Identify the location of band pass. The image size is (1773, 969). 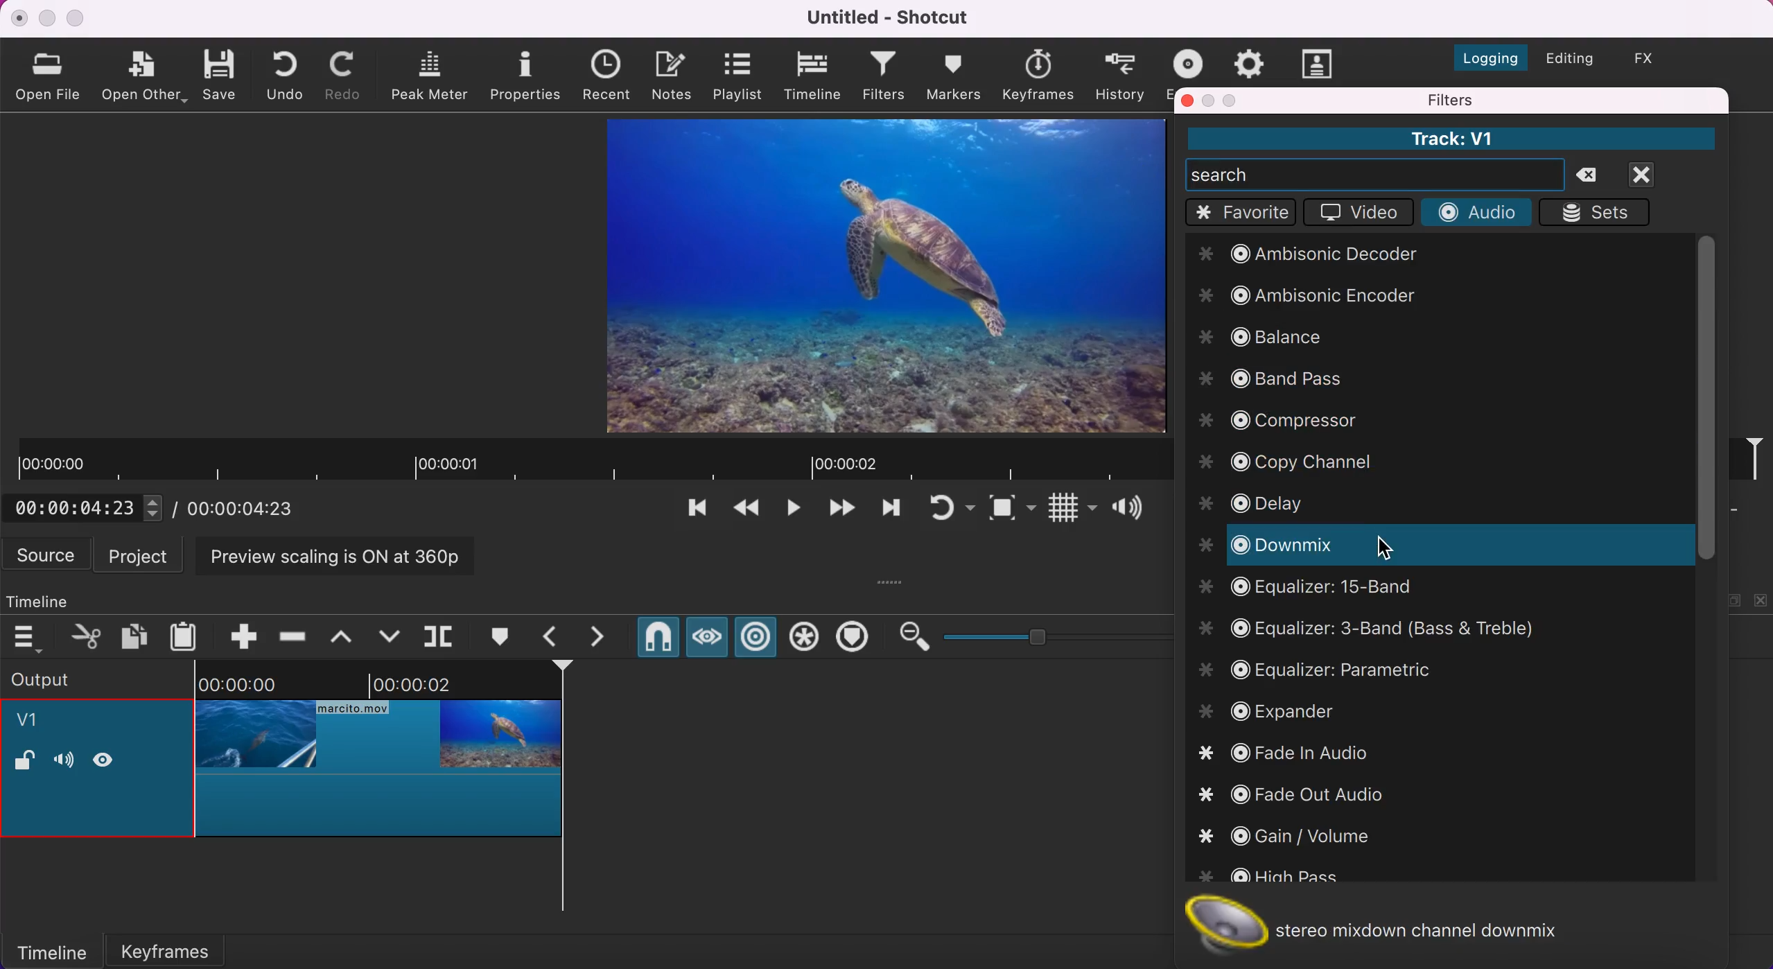
(1269, 380).